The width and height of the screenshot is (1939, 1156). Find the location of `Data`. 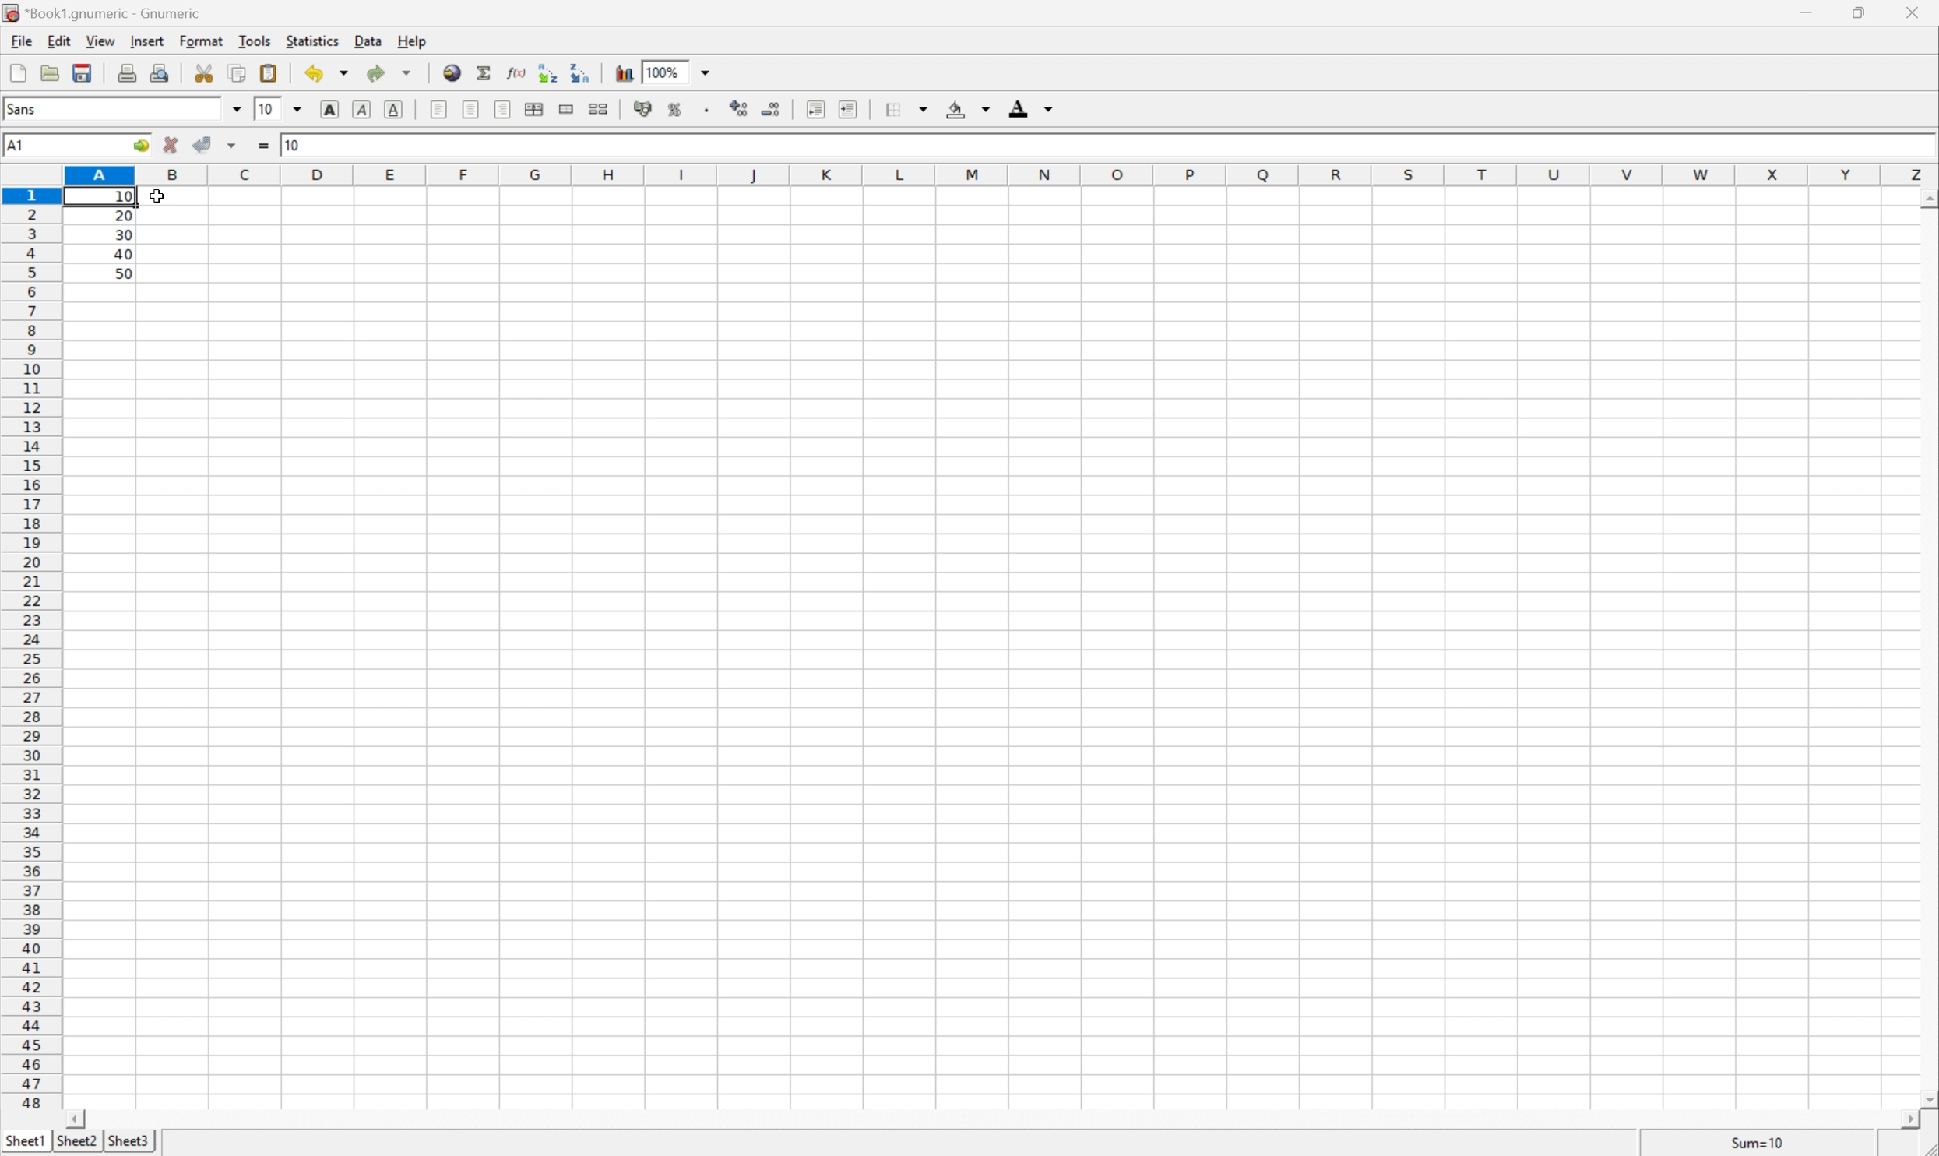

Data is located at coordinates (370, 41).